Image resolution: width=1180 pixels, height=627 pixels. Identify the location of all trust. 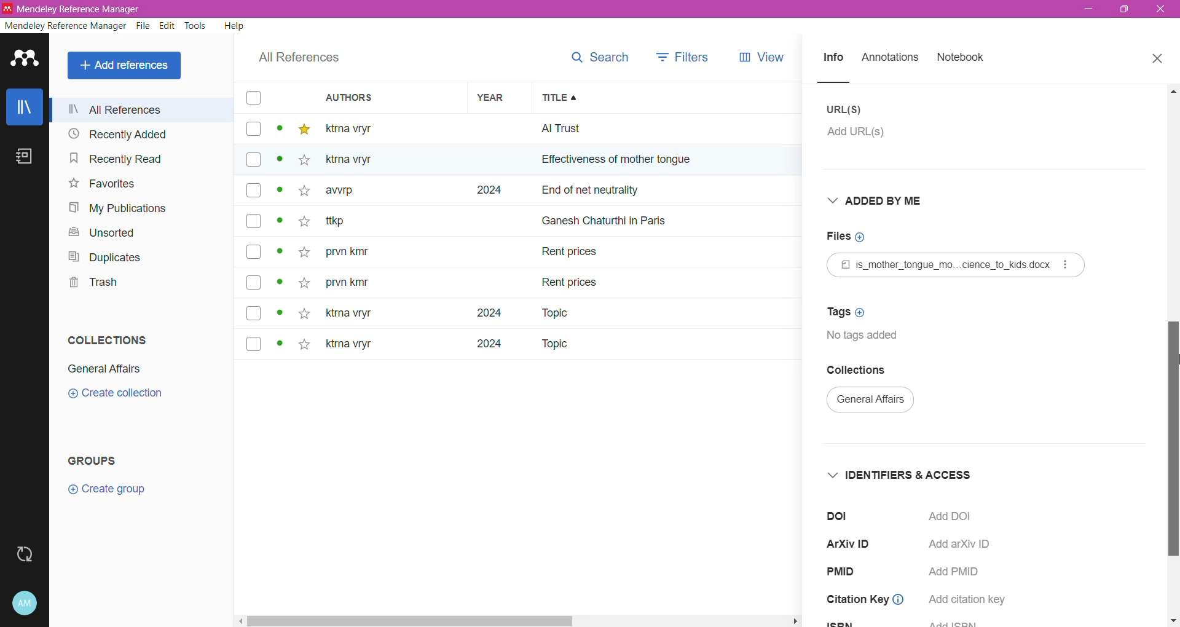
(627, 128).